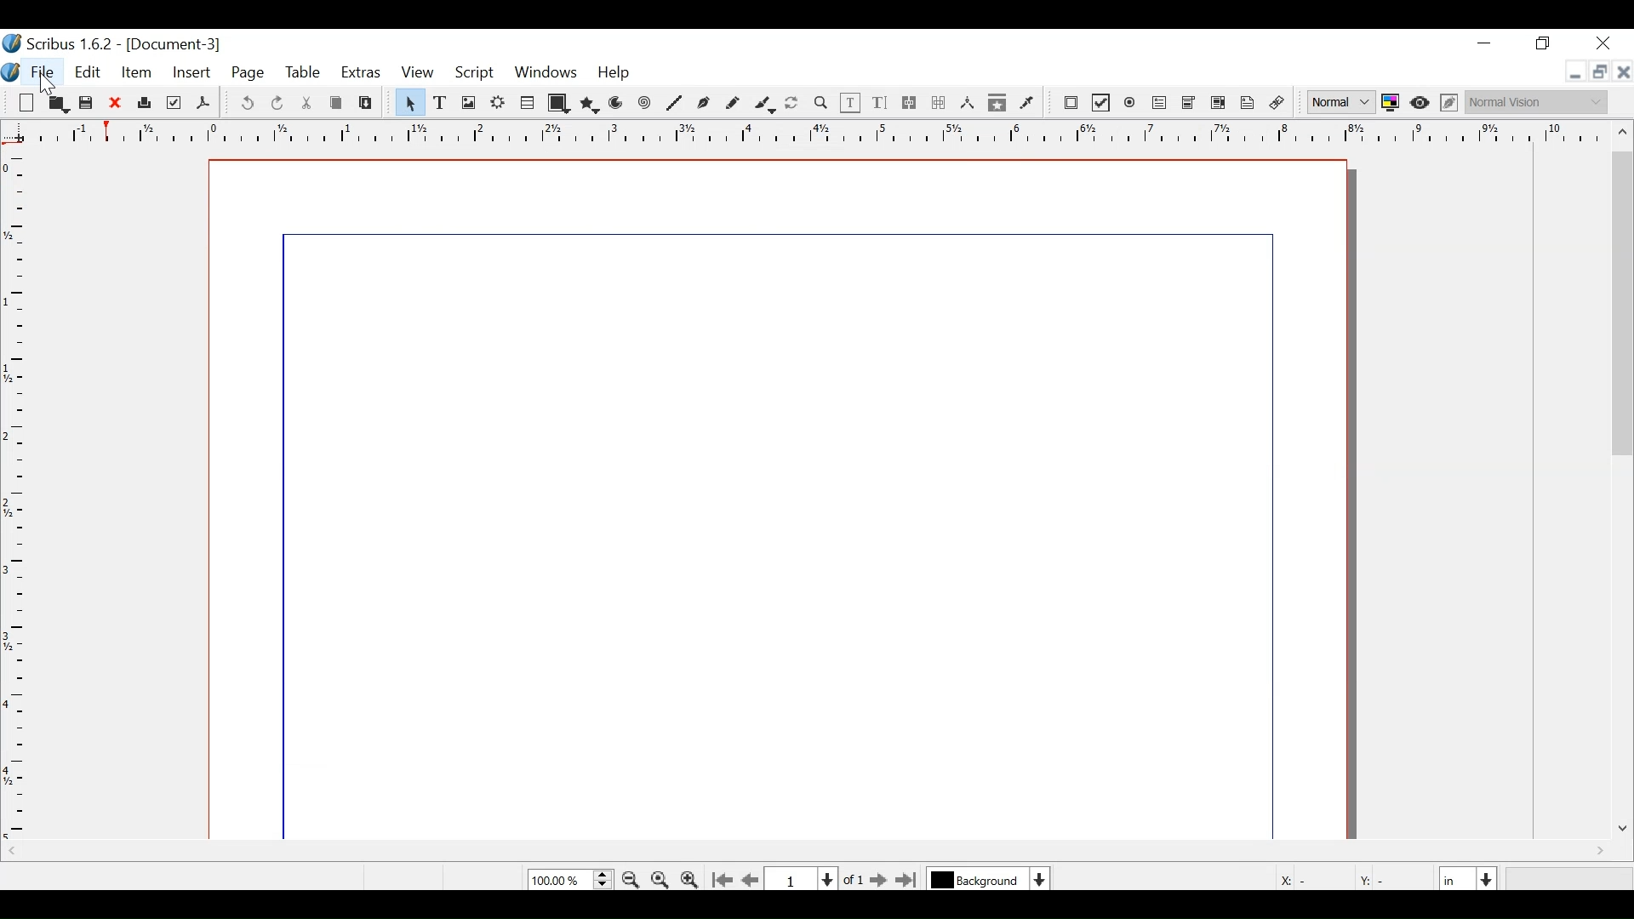 This screenshot has width=1634, height=919. What do you see at coordinates (851, 103) in the screenshot?
I see `Edit contents of frame ` at bounding box center [851, 103].